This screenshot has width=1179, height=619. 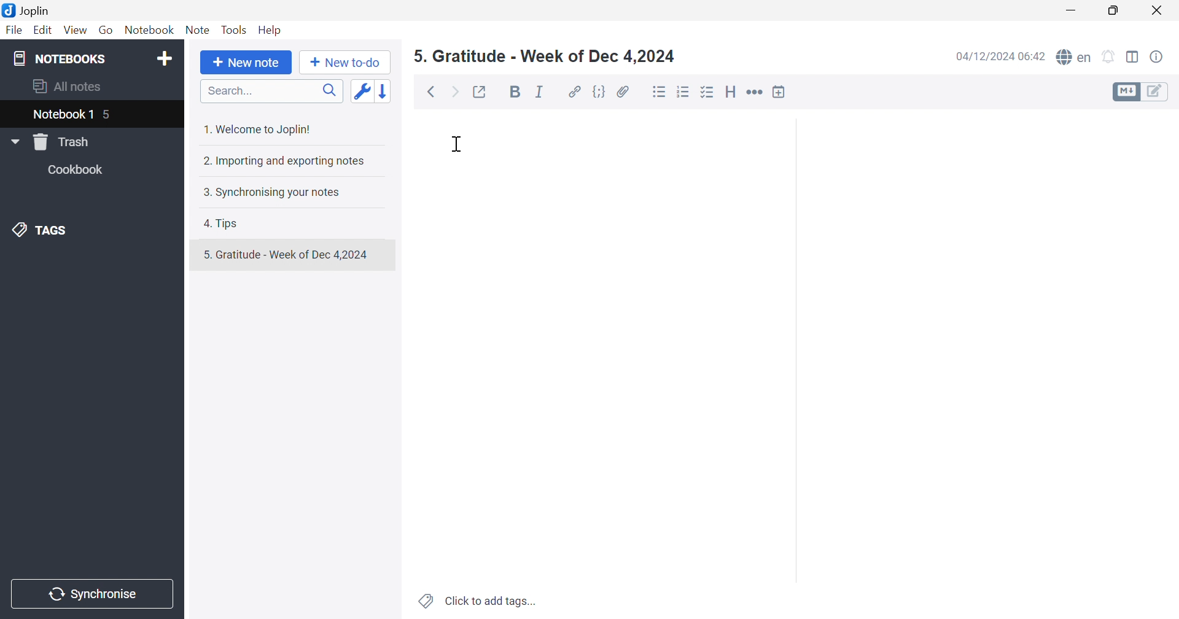 What do you see at coordinates (46, 230) in the screenshot?
I see `TAGS` at bounding box center [46, 230].